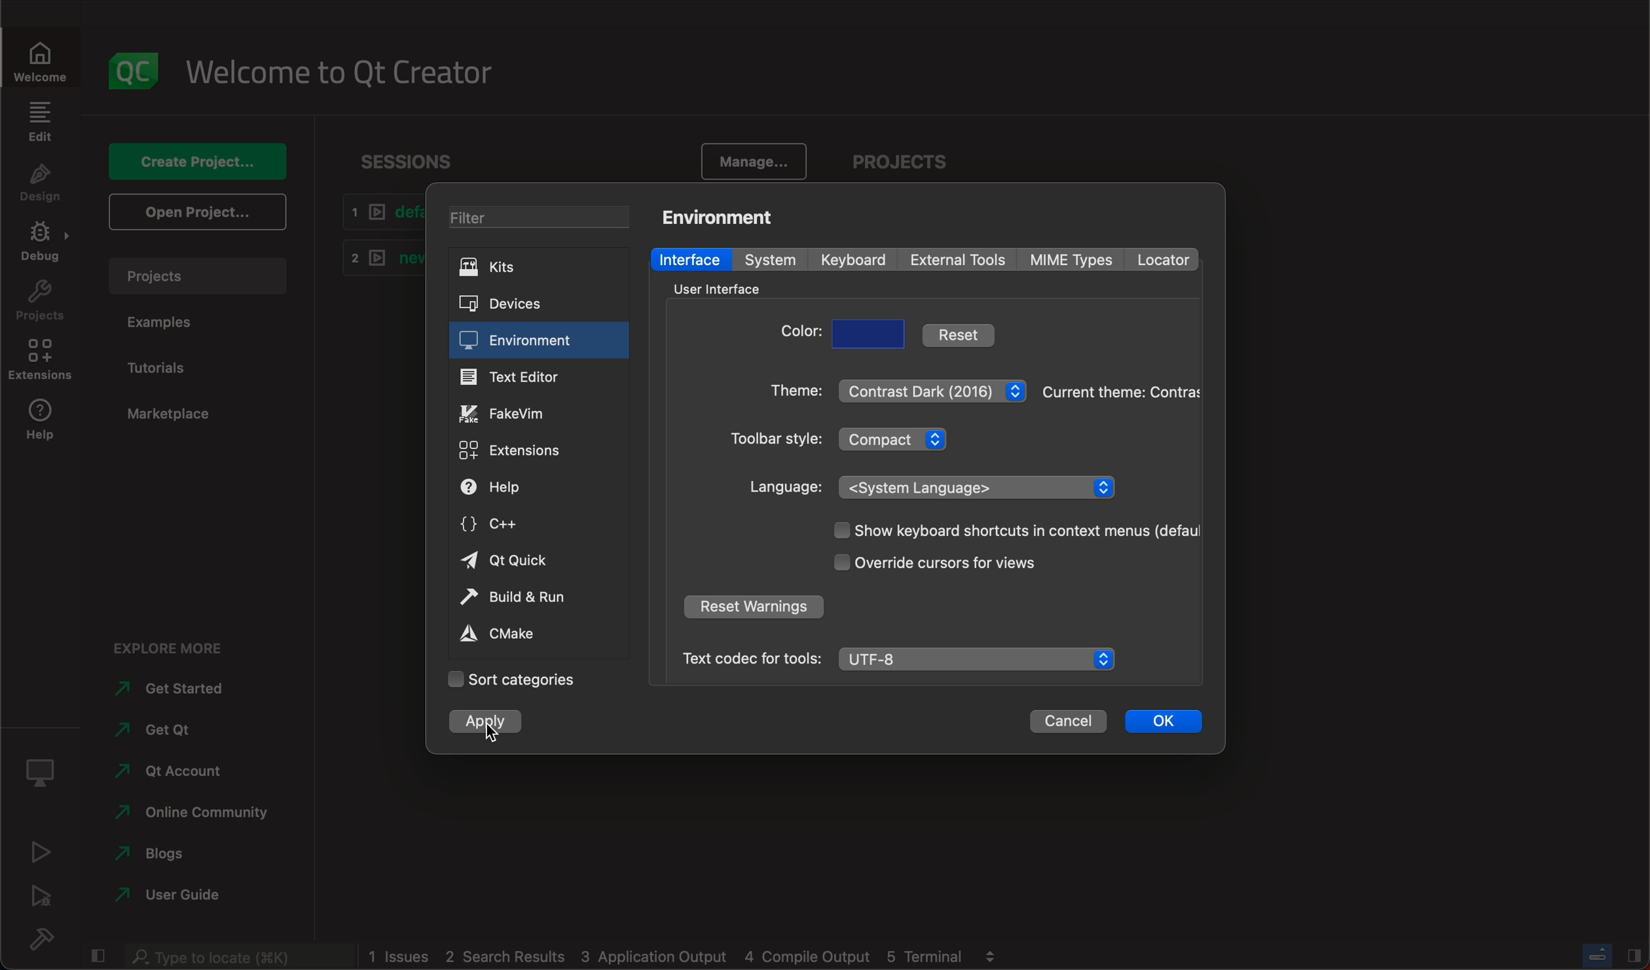 This screenshot has width=1650, height=970. I want to click on MIME, so click(1073, 260).